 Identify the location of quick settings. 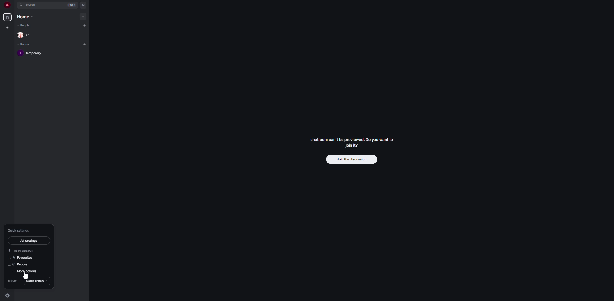
(7, 297).